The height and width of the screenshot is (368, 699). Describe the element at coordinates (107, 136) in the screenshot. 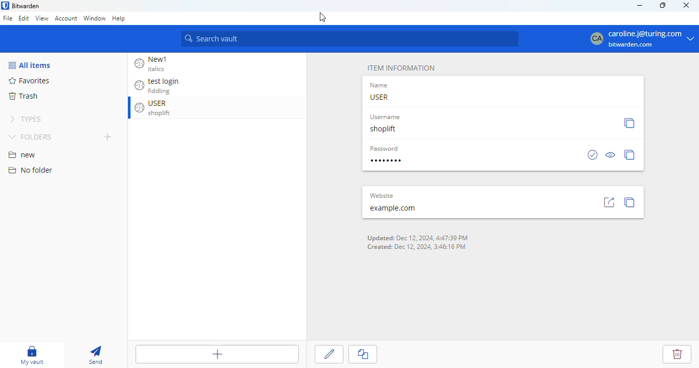

I see `new folder` at that location.